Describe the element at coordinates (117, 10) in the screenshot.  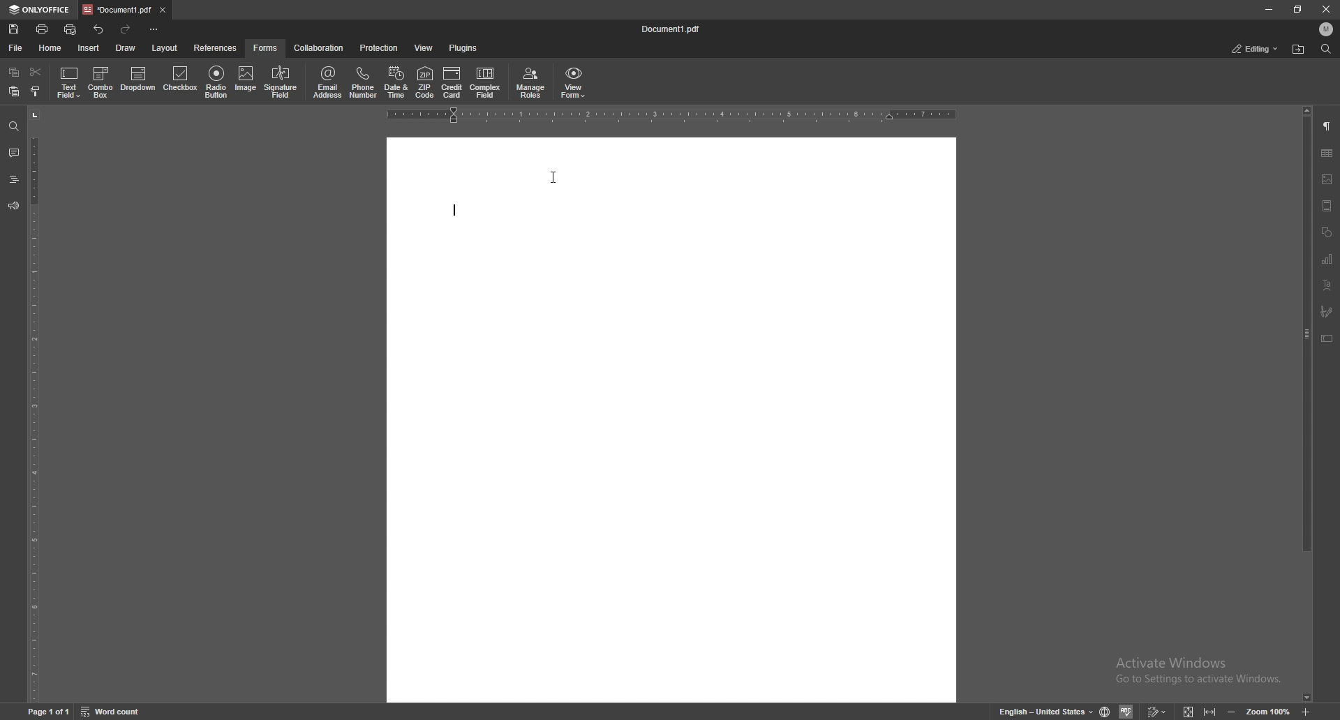
I see `tab` at that location.